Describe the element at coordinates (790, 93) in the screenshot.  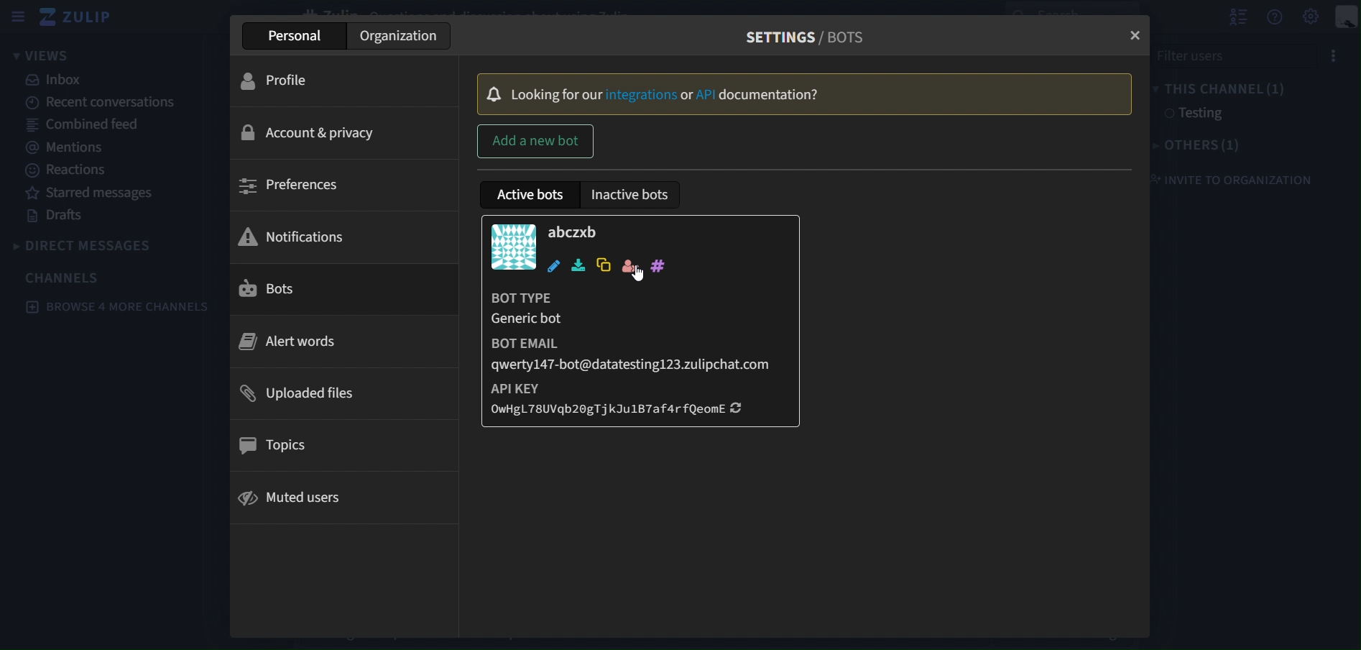
I see `looking for our integrations or API documentation?` at that location.